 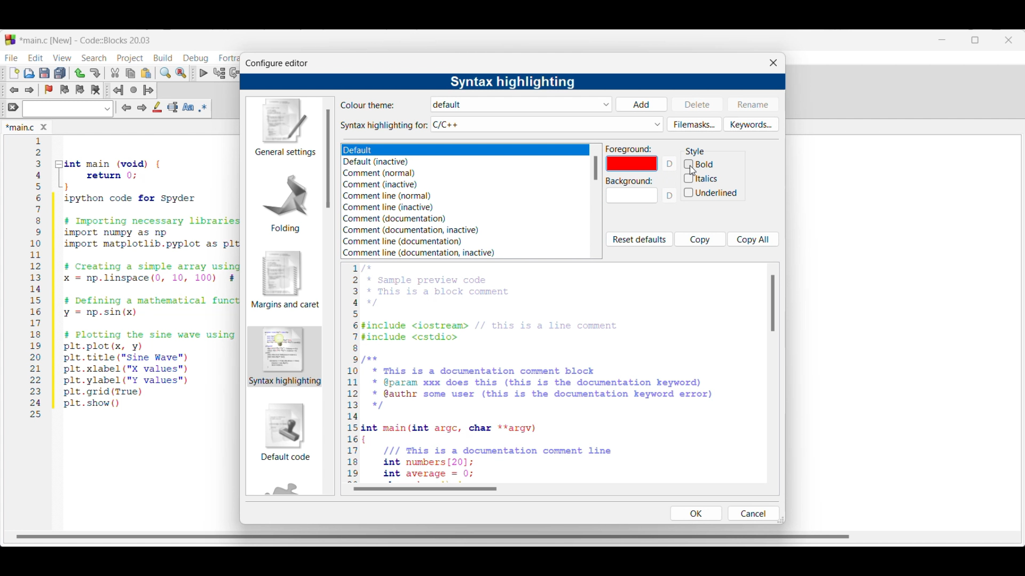 What do you see at coordinates (195, 58) in the screenshot?
I see `Debug menu` at bounding box center [195, 58].